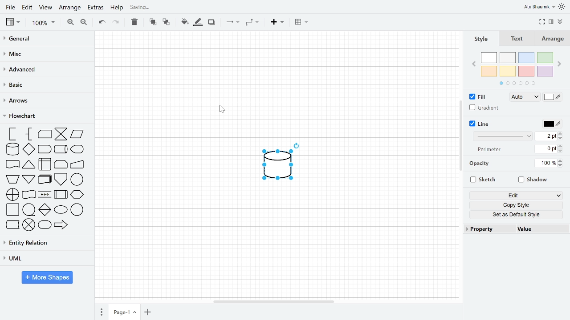 The width and height of the screenshot is (570, 320). What do you see at coordinates (45, 195) in the screenshot?
I see `parallel mode` at bounding box center [45, 195].